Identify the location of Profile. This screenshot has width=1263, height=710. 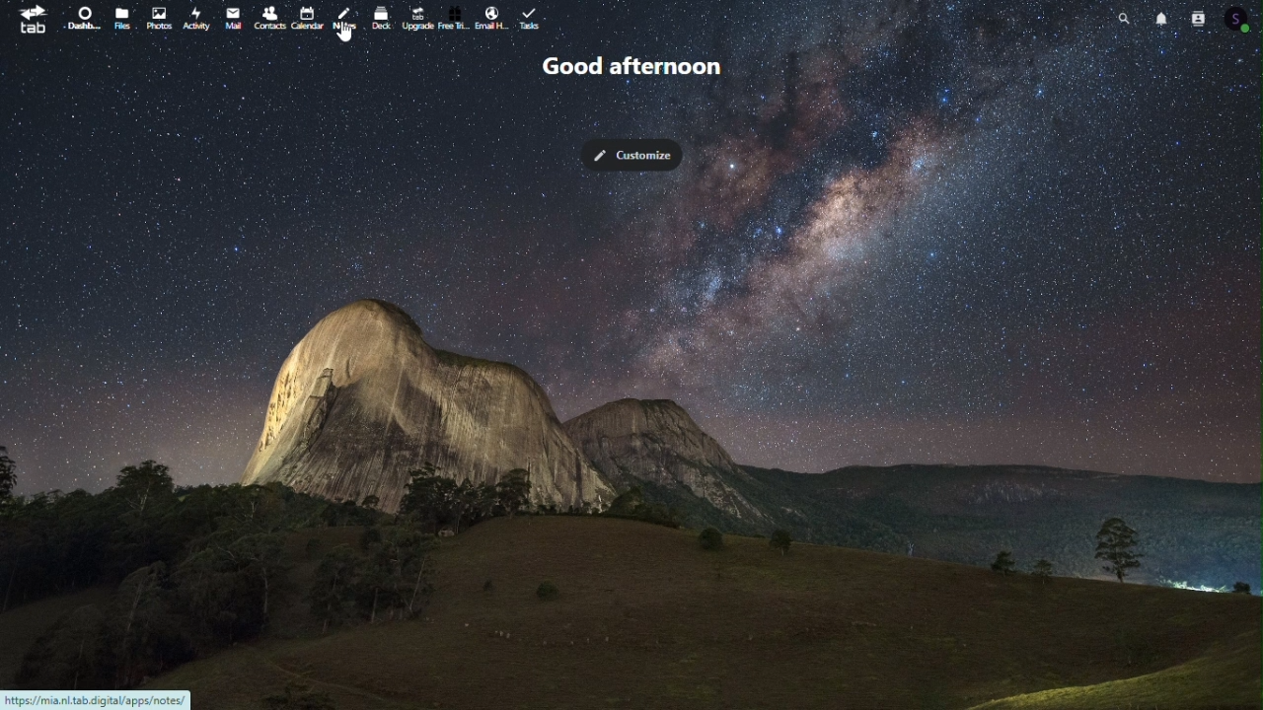
(1242, 17).